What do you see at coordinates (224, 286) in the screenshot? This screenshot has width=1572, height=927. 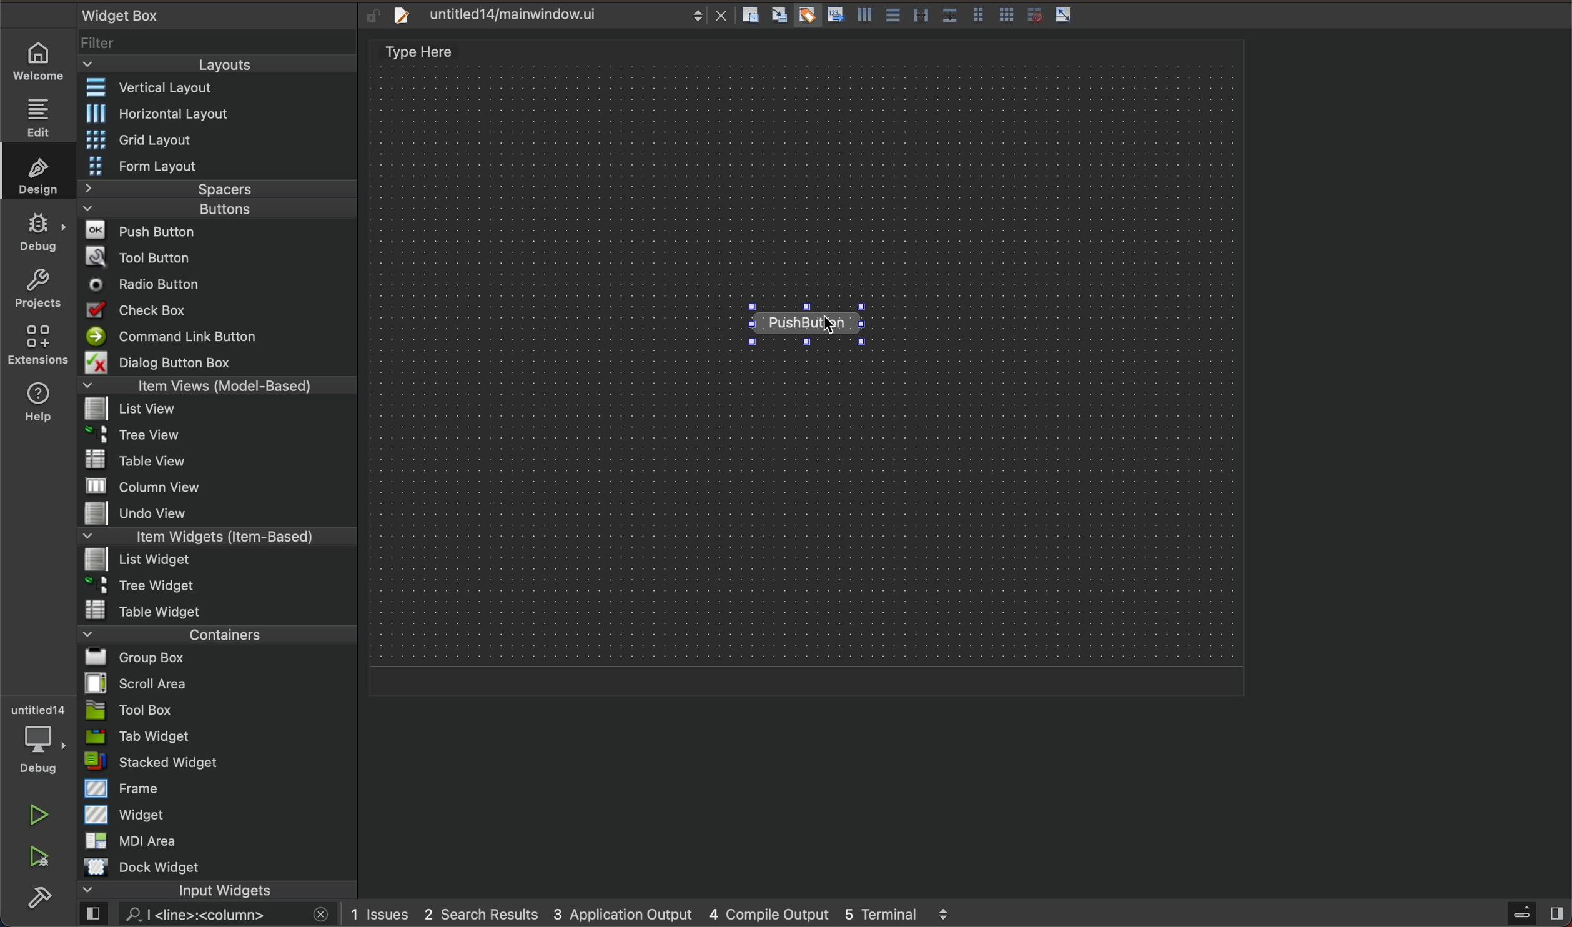 I see `radio button` at bounding box center [224, 286].